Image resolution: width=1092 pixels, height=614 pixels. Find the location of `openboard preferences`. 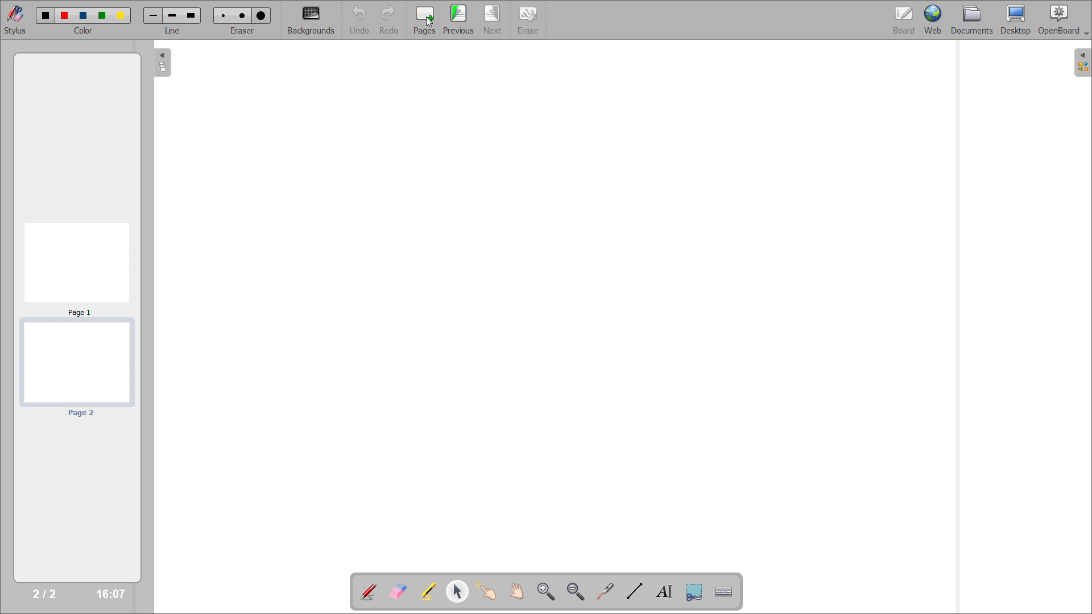

openboard preferences is located at coordinates (1064, 20).